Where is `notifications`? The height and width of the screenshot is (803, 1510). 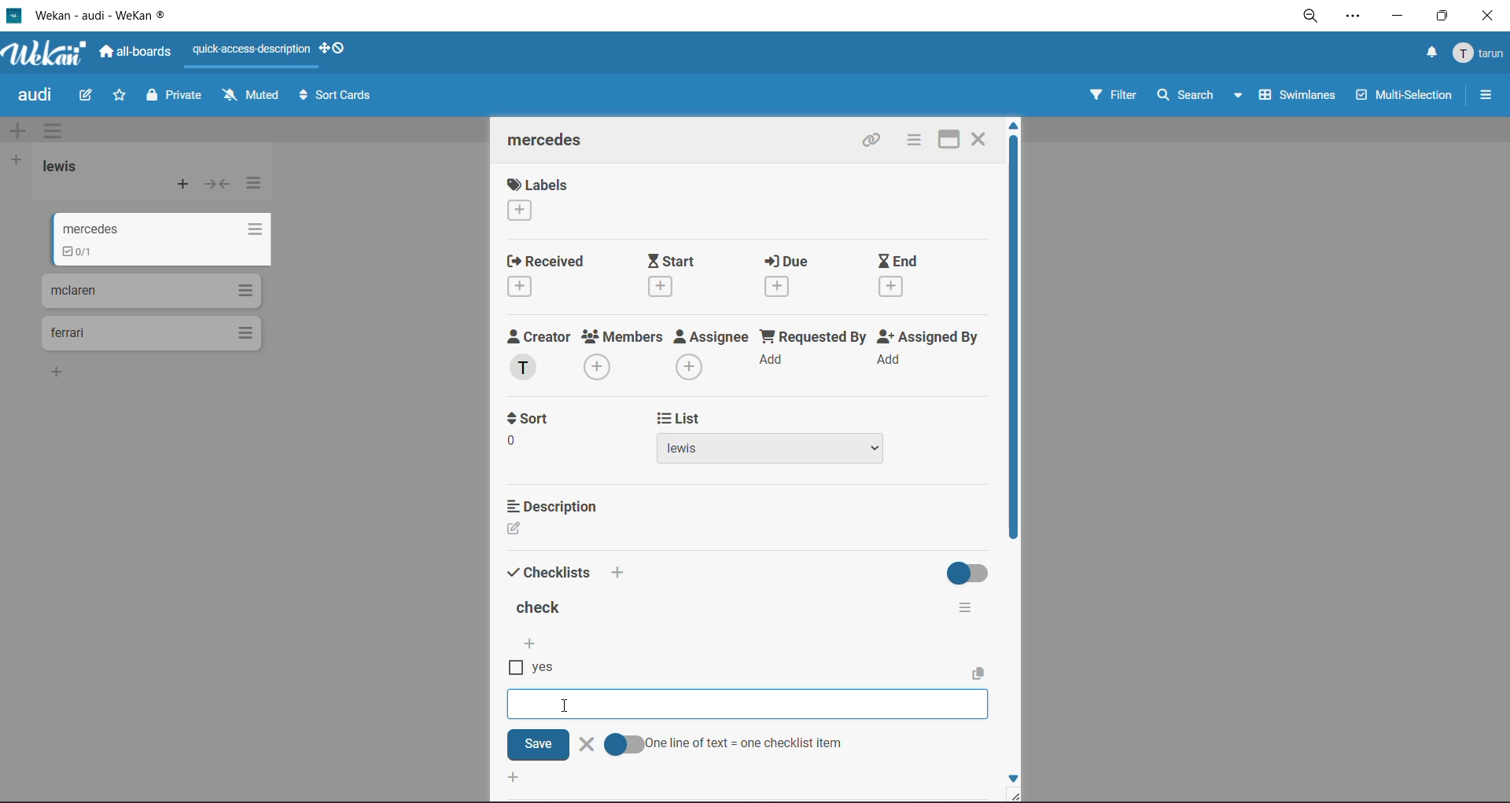
notifications is located at coordinates (1427, 53).